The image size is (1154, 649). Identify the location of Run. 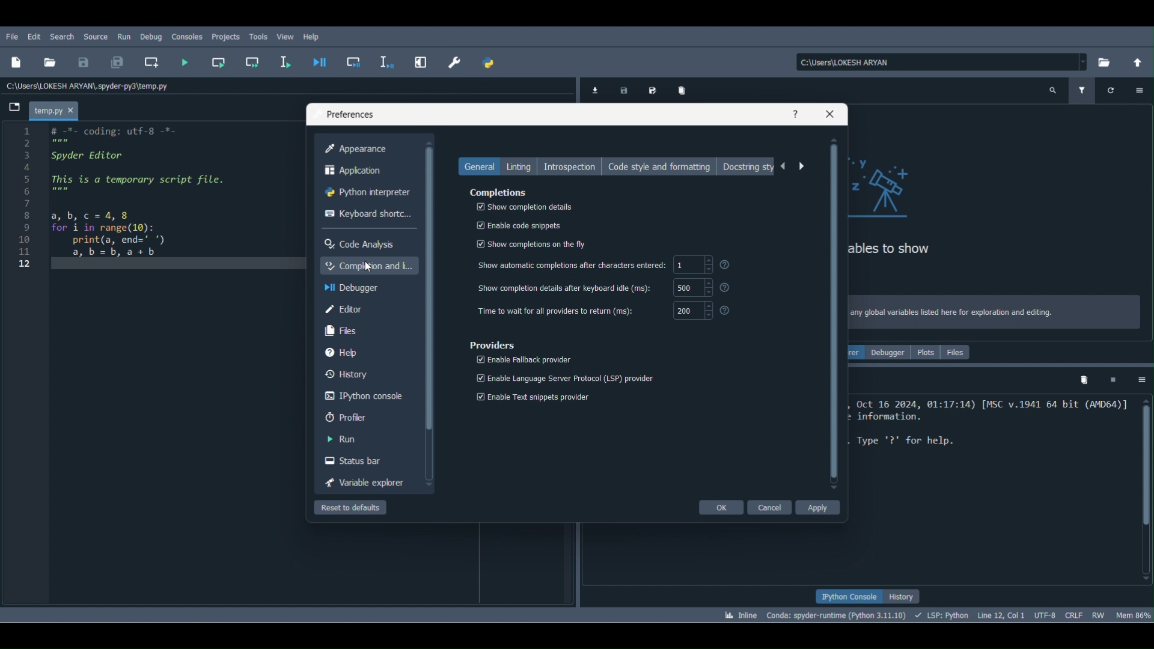
(340, 441).